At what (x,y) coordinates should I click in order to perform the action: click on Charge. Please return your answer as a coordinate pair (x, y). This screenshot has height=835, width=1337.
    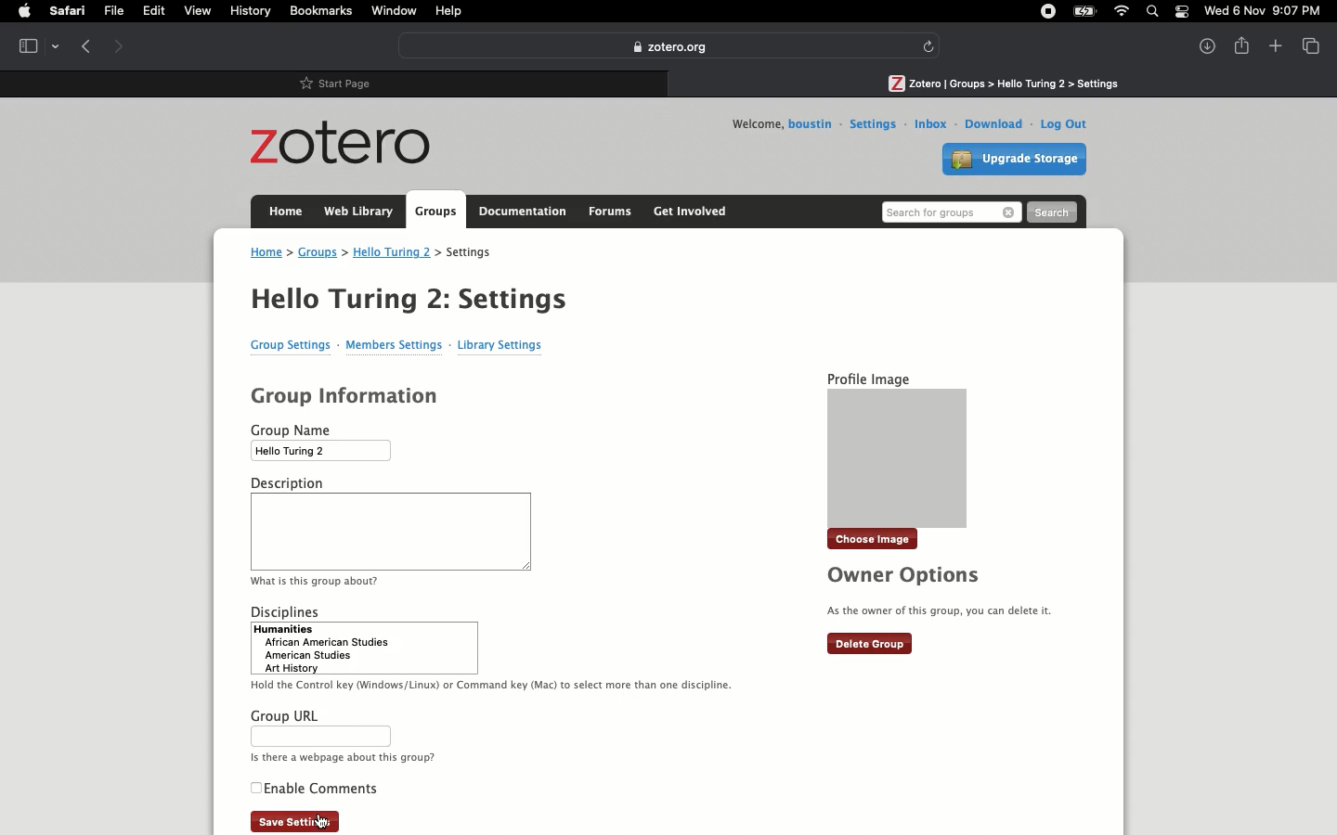
    Looking at the image, I should click on (1081, 11).